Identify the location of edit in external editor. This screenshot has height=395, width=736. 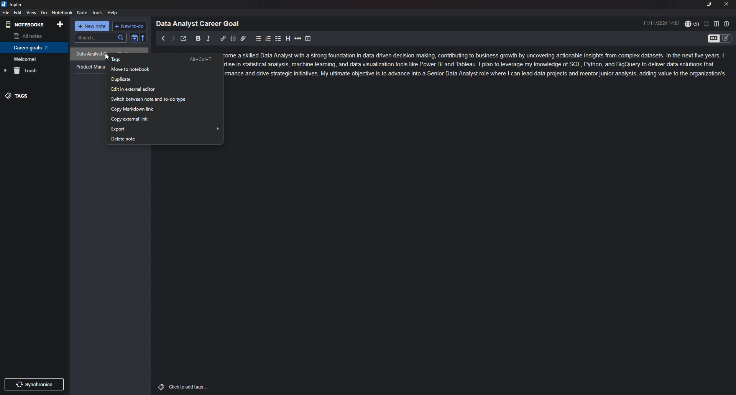
(164, 89).